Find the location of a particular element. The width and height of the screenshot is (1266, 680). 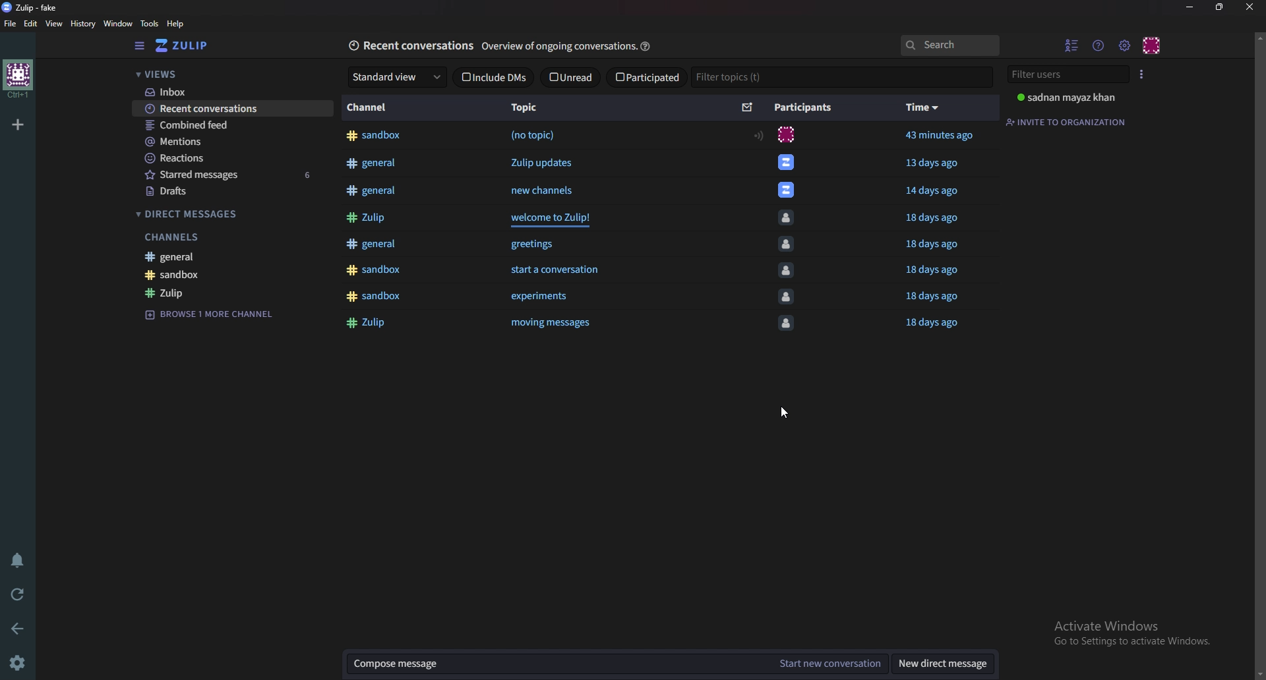

new channels is located at coordinates (543, 190).